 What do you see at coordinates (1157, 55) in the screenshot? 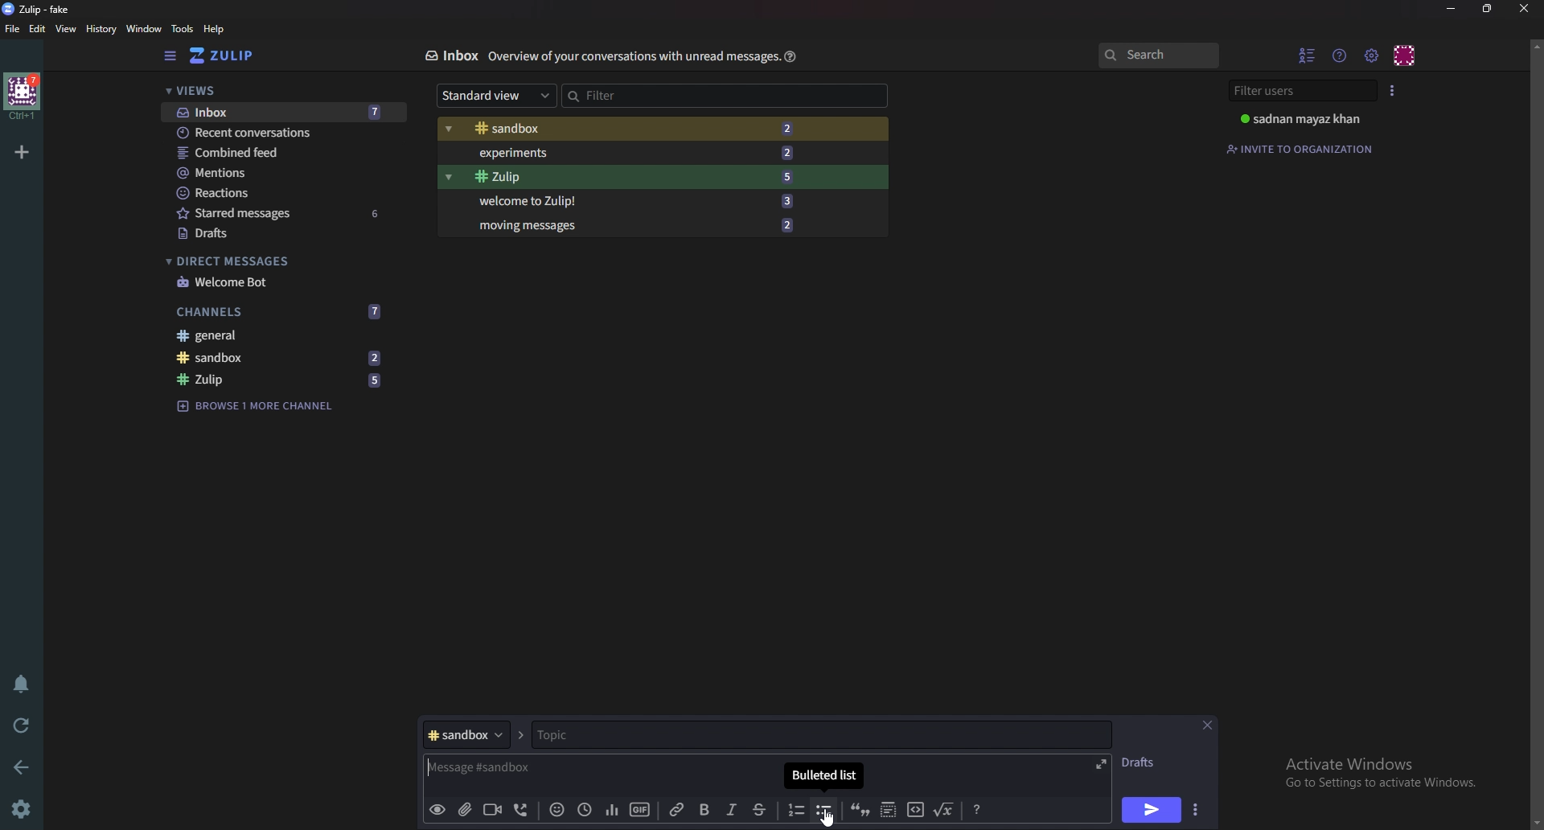
I see `search` at bounding box center [1157, 55].